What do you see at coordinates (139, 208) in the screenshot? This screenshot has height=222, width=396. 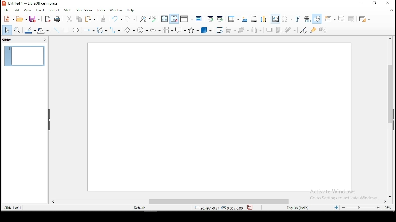 I see `default` at bounding box center [139, 208].